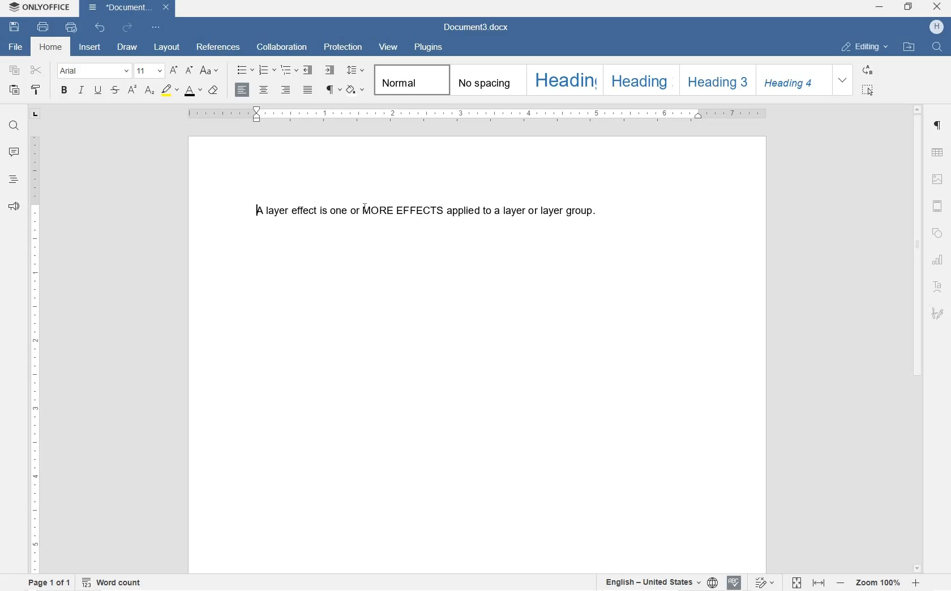 The image size is (951, 591). What do you see at coordinates (210, 71) in the screenshot?
I see `CHANGE CASE` at bounding box center [210, 71].